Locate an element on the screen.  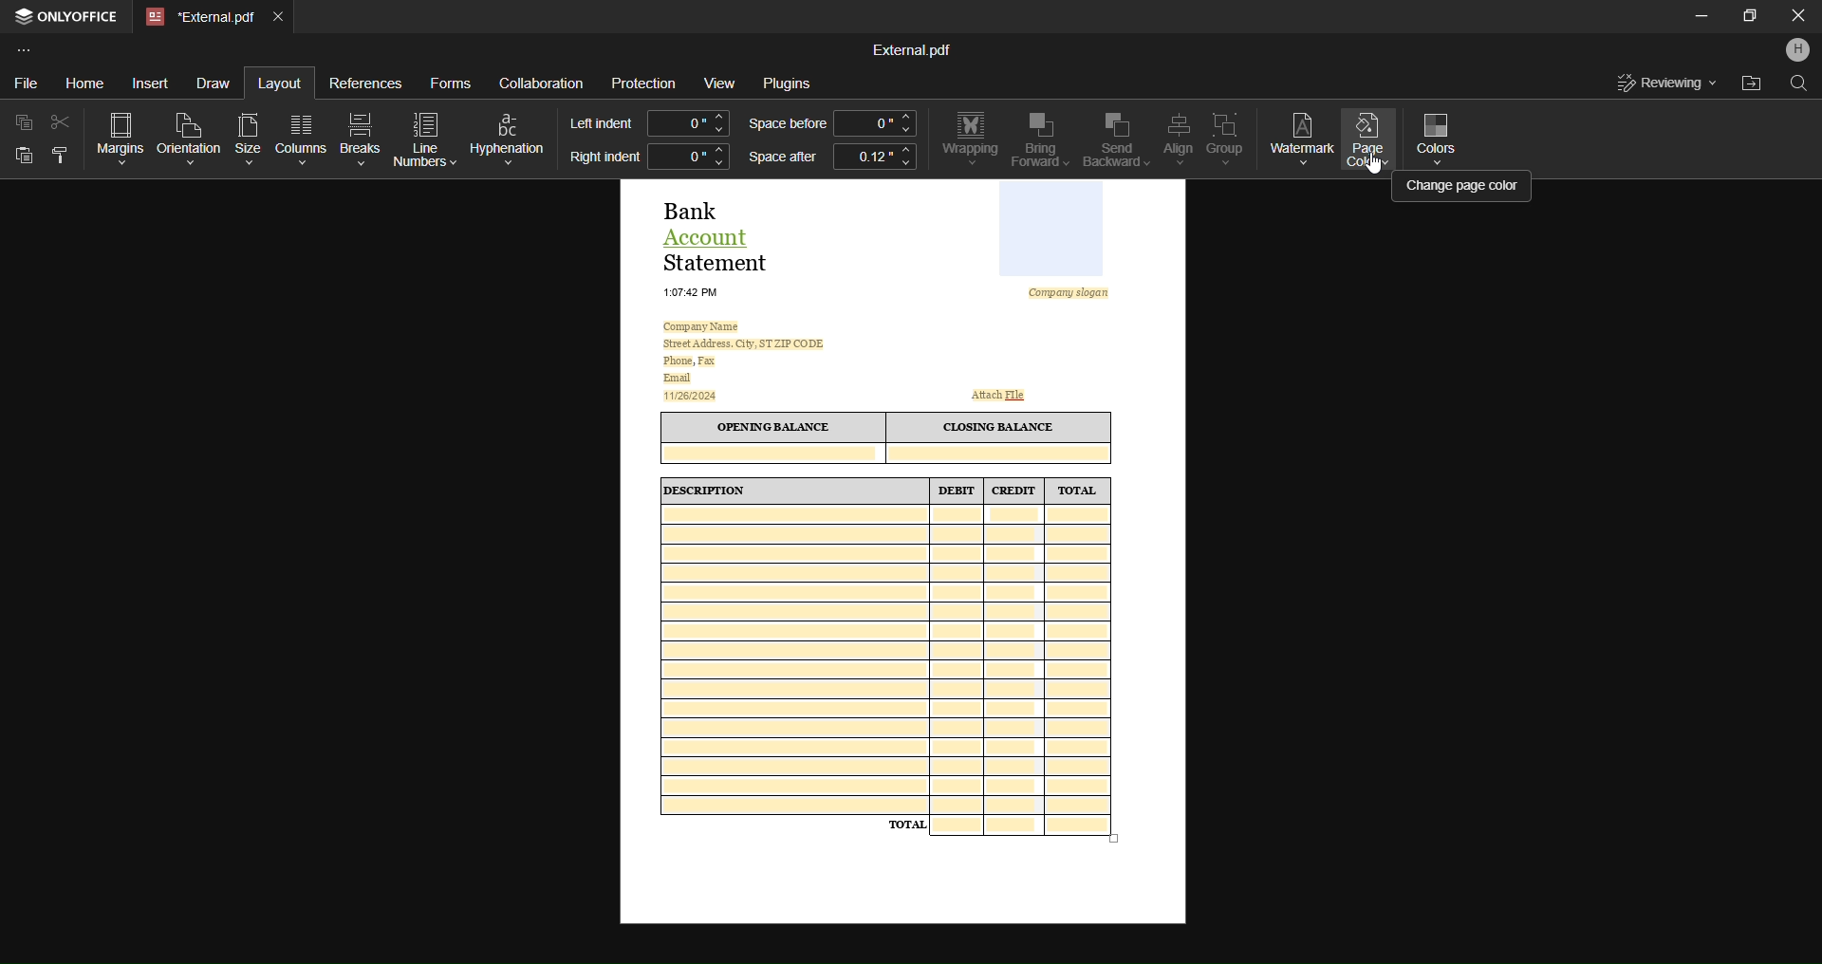
Space Before is located at coordinates (786, 124).